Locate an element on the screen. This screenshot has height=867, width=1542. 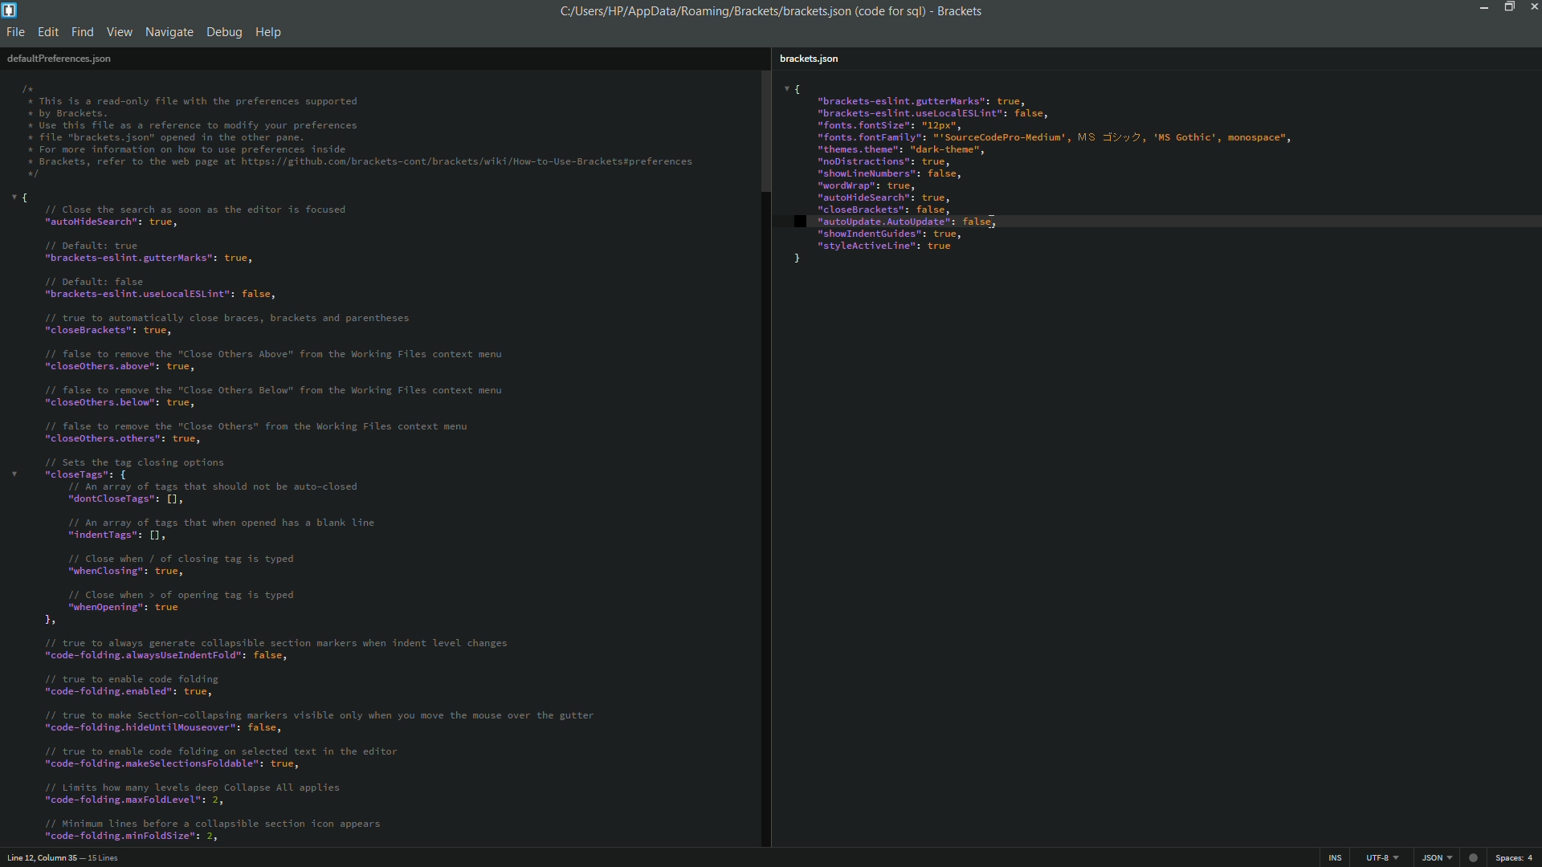
Line 12, Column 35 — 15 Lines. is located at coordinates (62, 856).